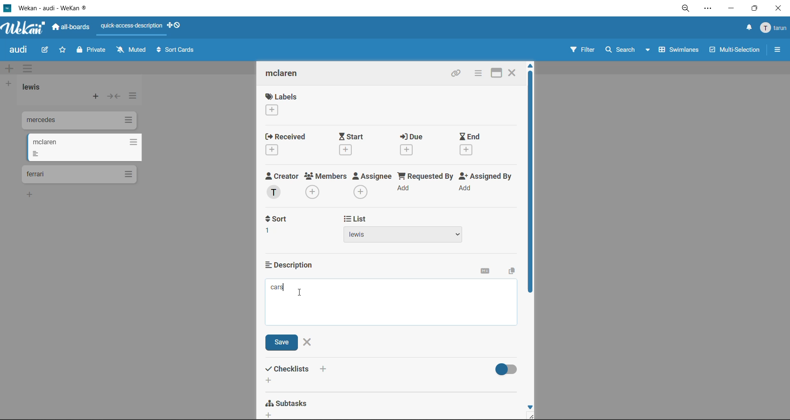  What do you see at coordinates (308, 342) in the screenshot?
I see `close` at bounding box center [308, 342].